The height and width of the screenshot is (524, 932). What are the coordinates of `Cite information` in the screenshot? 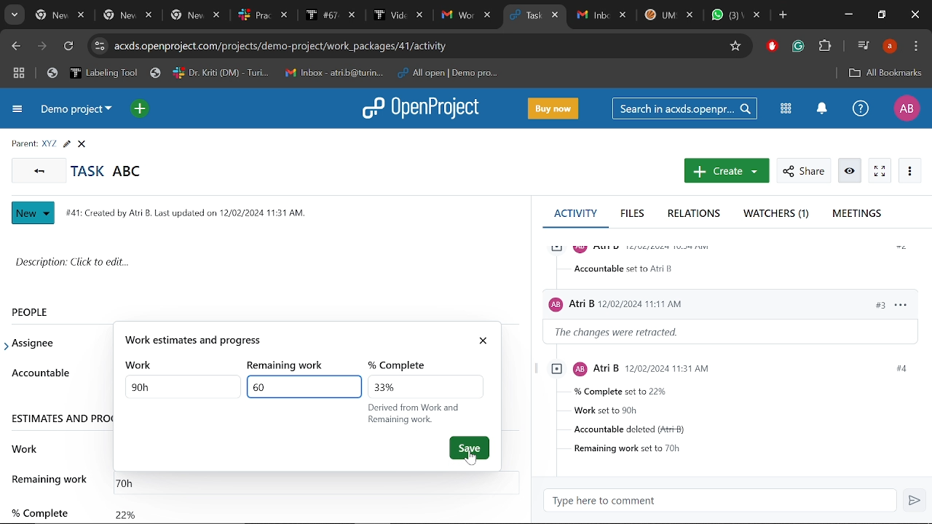 It's located at (99, 46).